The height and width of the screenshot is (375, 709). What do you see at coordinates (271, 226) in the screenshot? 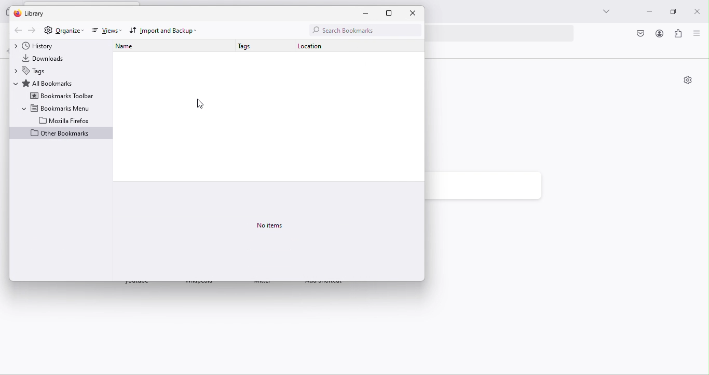
I see `no items` at bounding box center [271, 226].